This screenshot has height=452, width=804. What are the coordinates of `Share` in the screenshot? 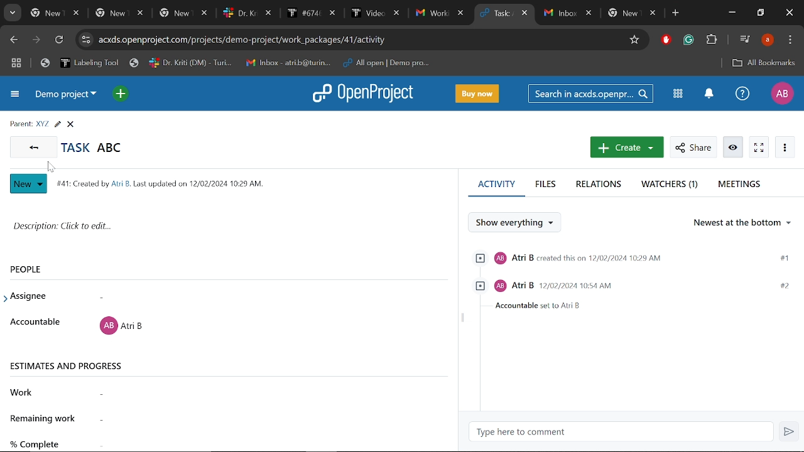 It's located at (693, 148).